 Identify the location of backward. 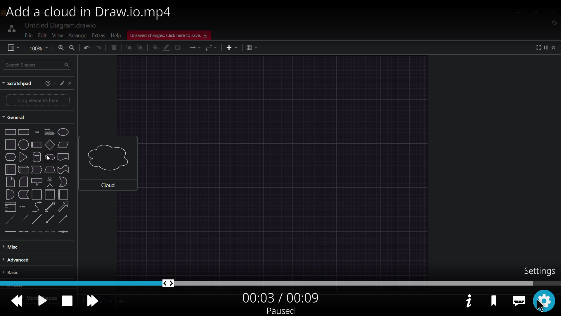
(16, 300).